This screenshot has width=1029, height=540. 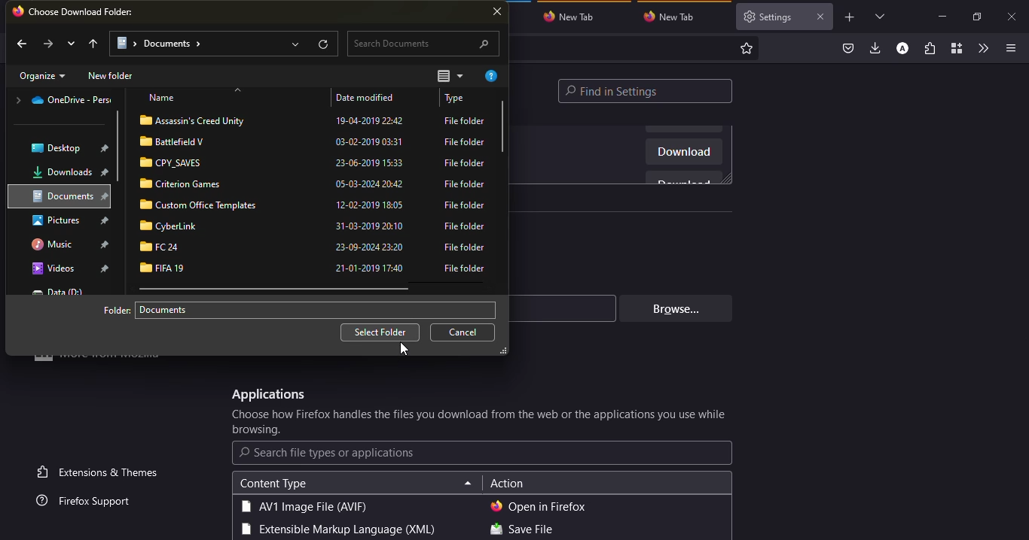 What do you see at coordinates (539, 506) in the screenshot?
I see `open` at bounding box center [539, 506].